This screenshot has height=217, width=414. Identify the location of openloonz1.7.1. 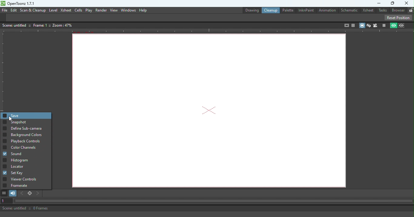
(23, 4).